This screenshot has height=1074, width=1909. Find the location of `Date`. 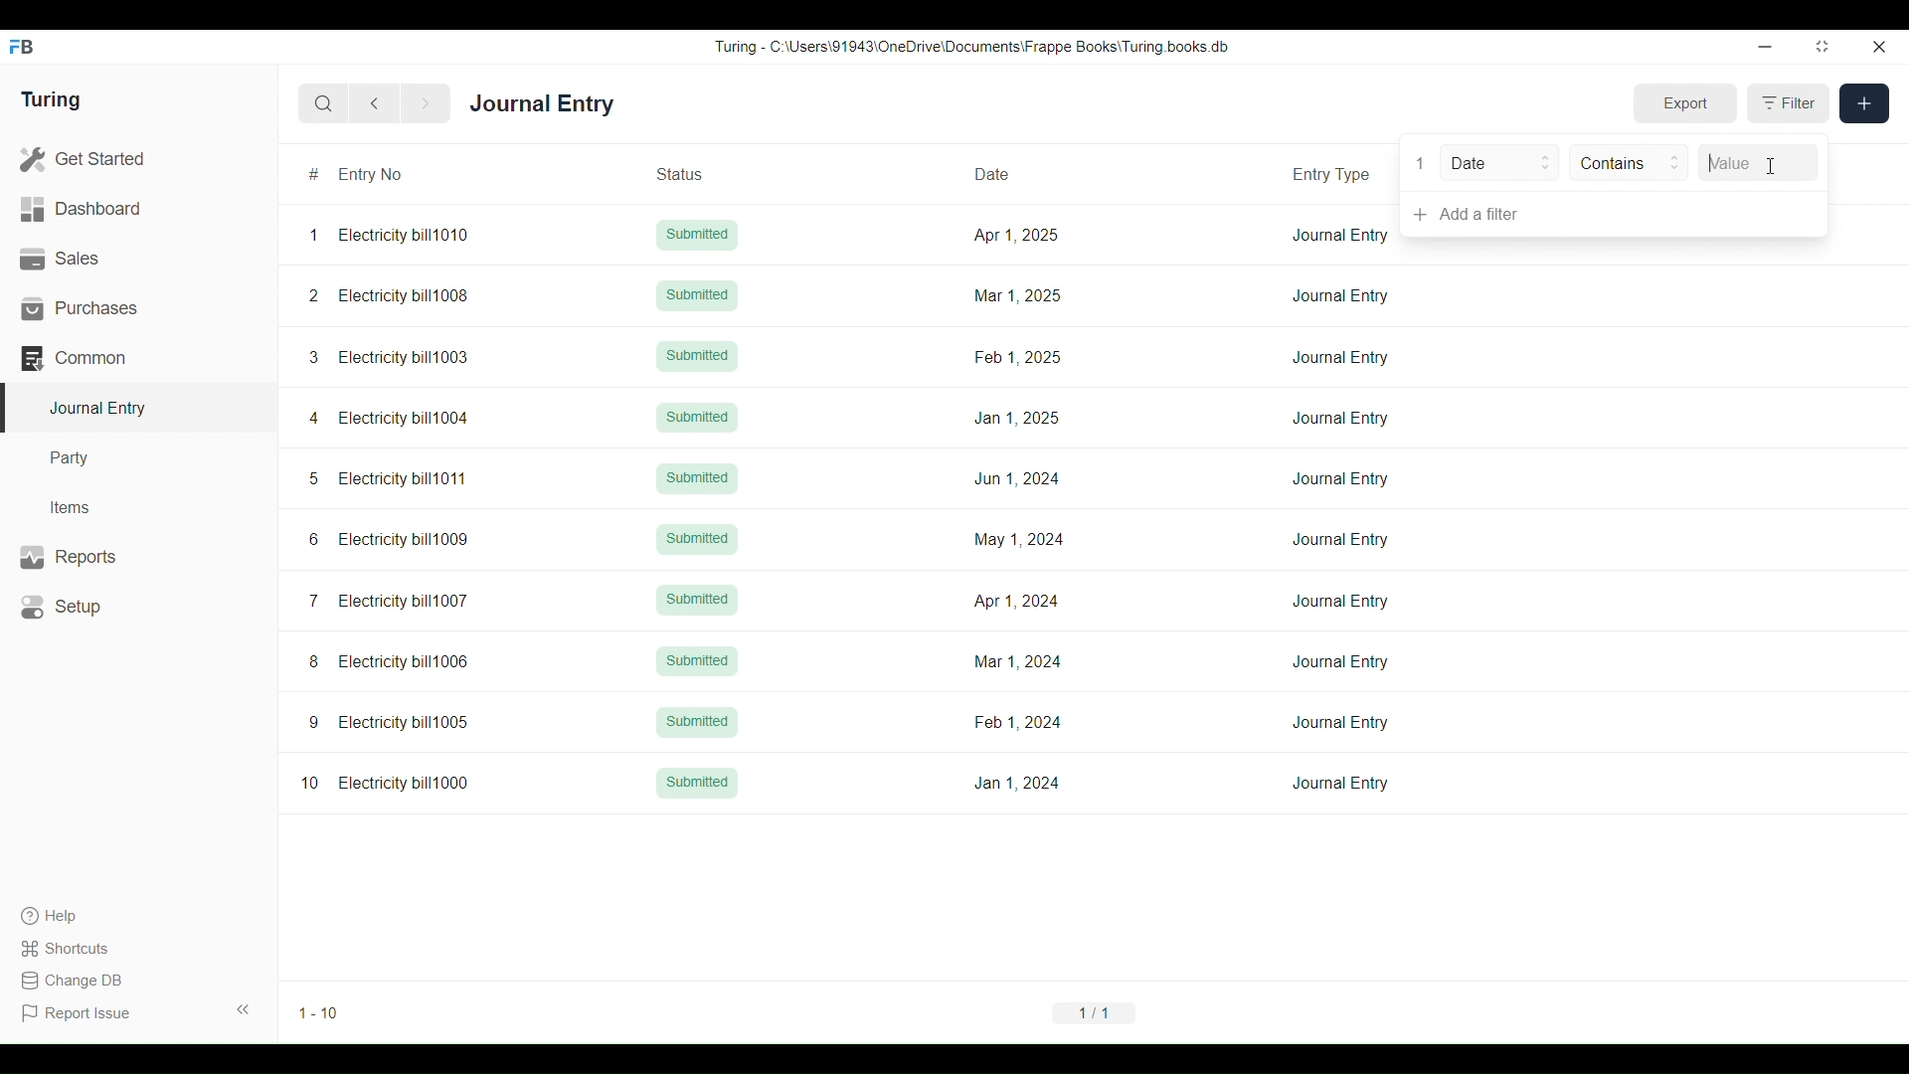

Date is located at coordinates (1499, 162).